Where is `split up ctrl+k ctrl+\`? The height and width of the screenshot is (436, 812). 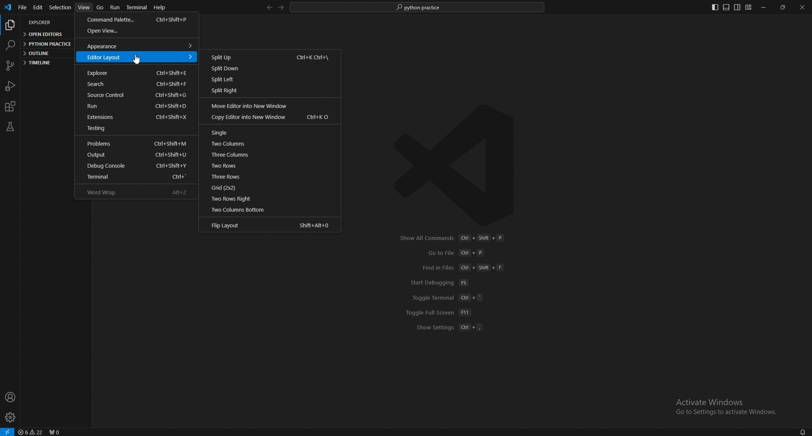 split up ctrl+k ctrl+\ is located at coordinates (269, 57).